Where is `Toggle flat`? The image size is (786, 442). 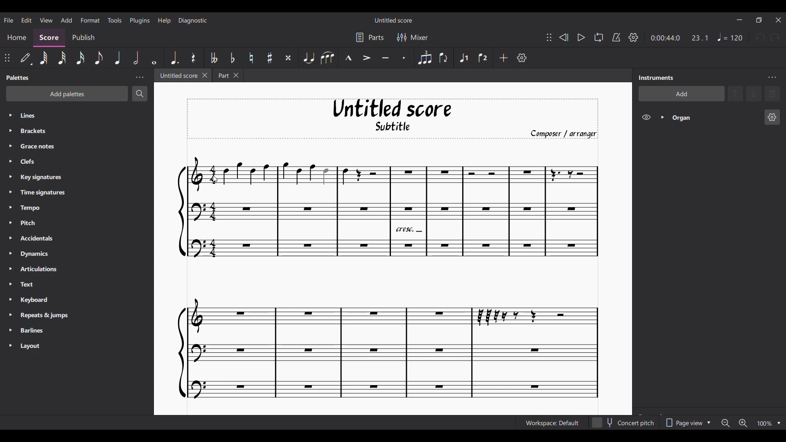
Toggle flat is located at coordinates (233, 57).